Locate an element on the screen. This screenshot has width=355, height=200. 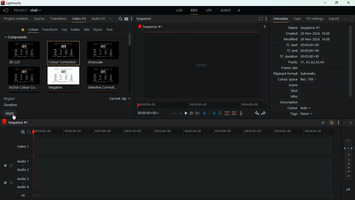
scroll bar is located at coordinates (351, 65).